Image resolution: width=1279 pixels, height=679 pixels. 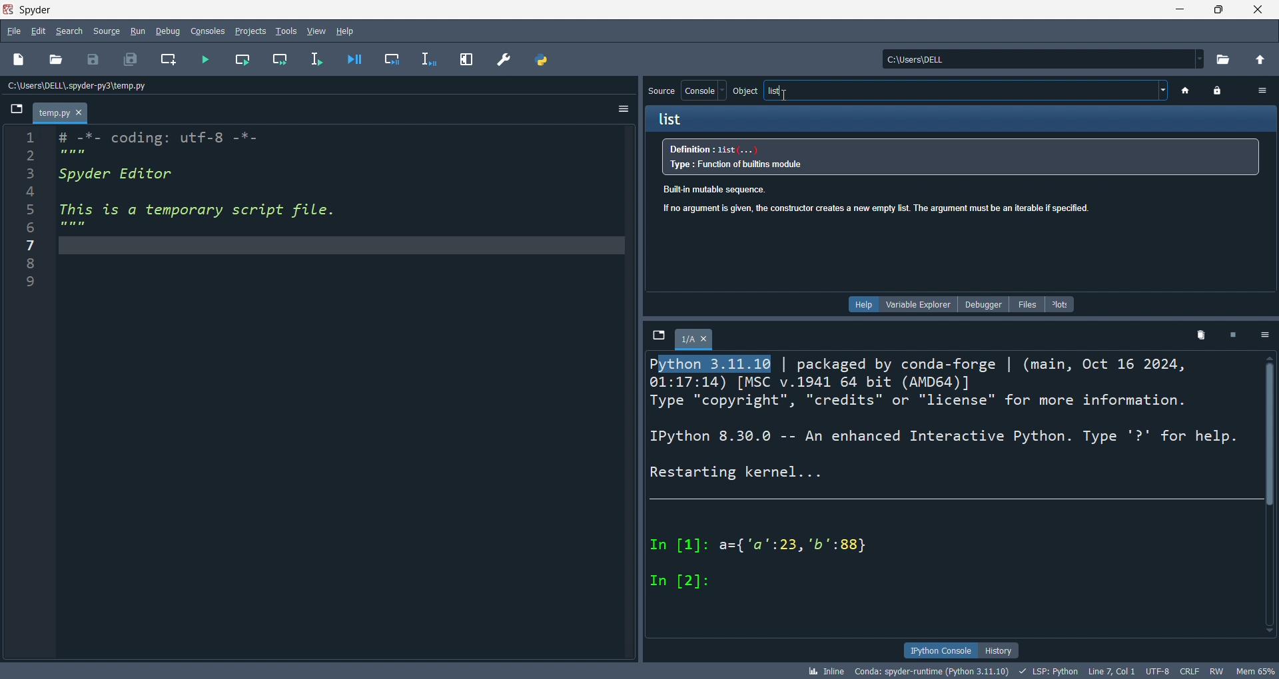 I want to click on save, so click(x=98, y=59).